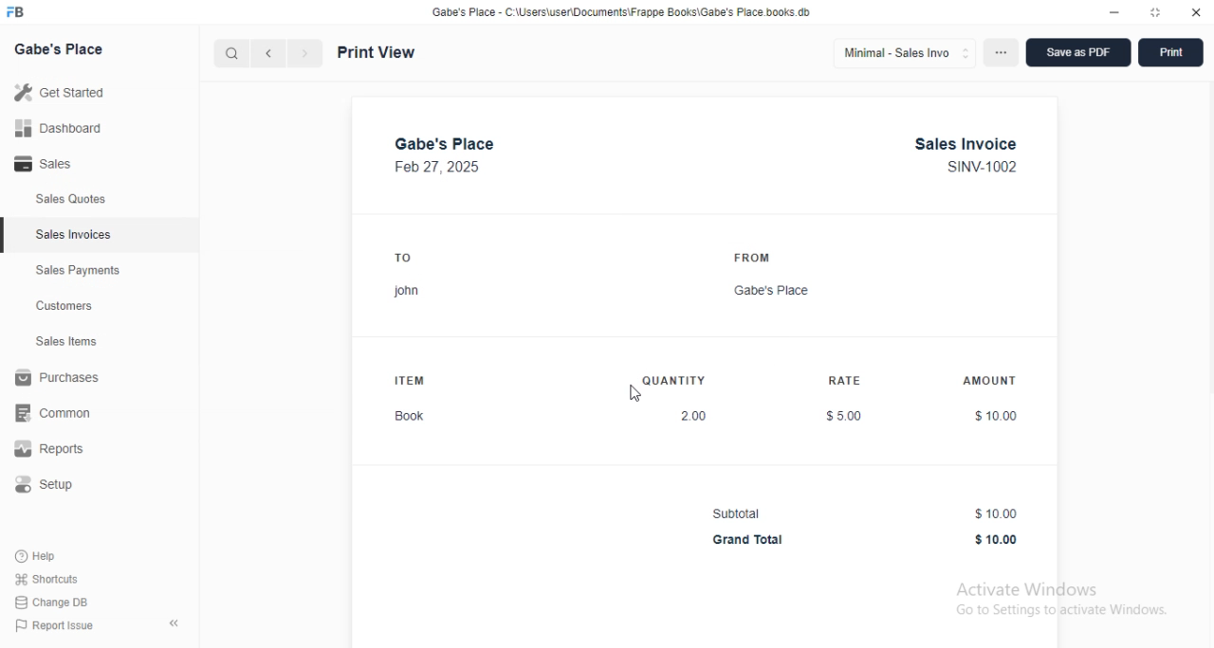 The height and width of the screenshot is (648, 1214). Describe the element at coordinates (74, 235) in the screenshot. I see `sales invoices` at that location.